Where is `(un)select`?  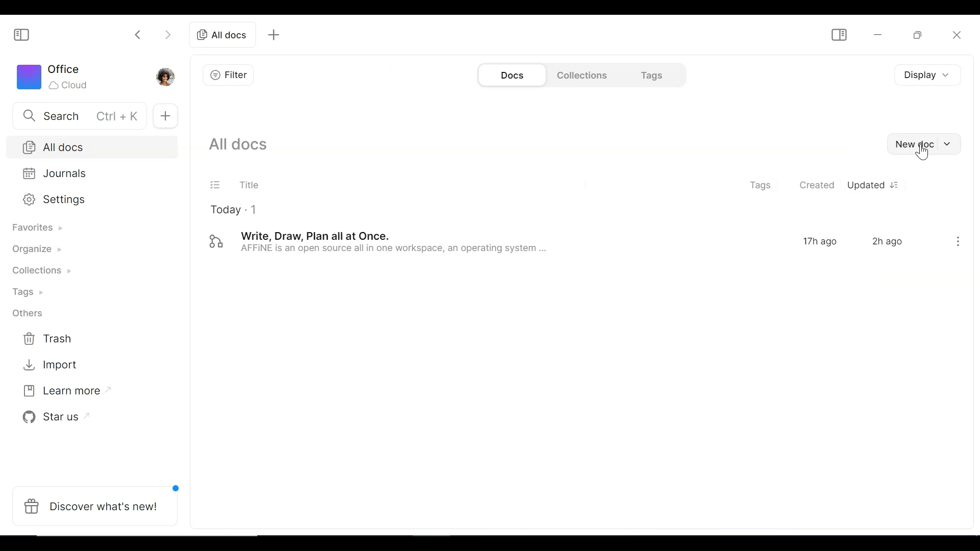
(un)select is located at coordinates (215, 185).